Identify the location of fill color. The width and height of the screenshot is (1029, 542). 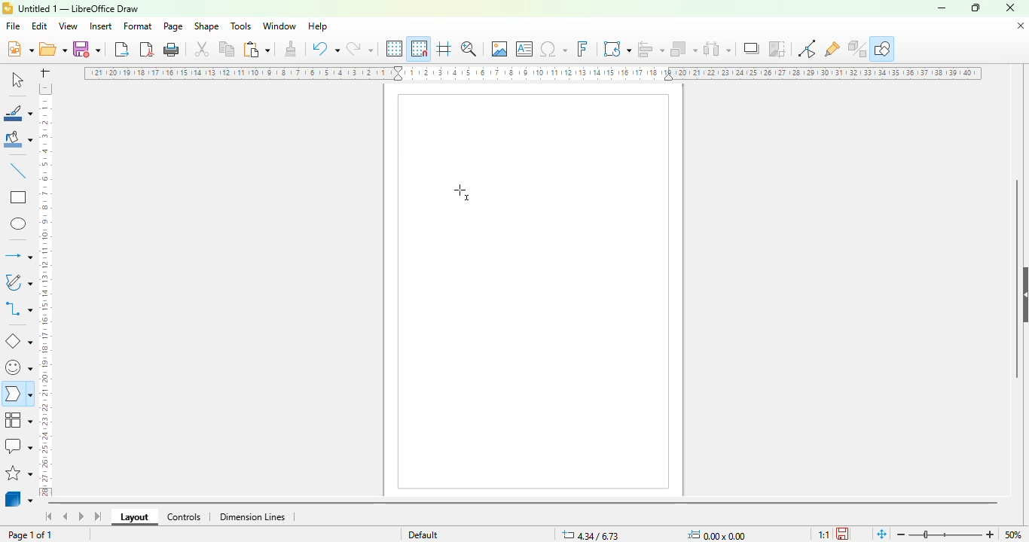
(19, 139).